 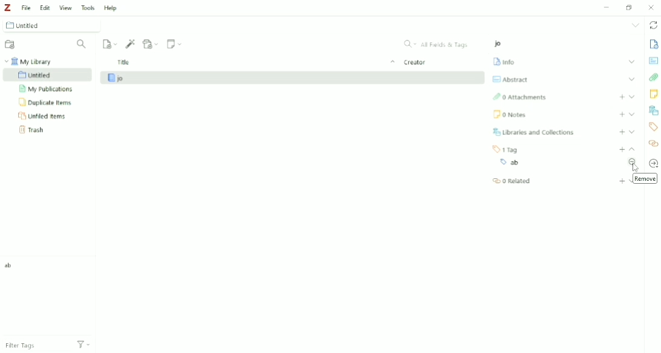 What do you see at coordinates (33, 130) in the screenshot?
I see `Trash` at bounding box center [33, 130].